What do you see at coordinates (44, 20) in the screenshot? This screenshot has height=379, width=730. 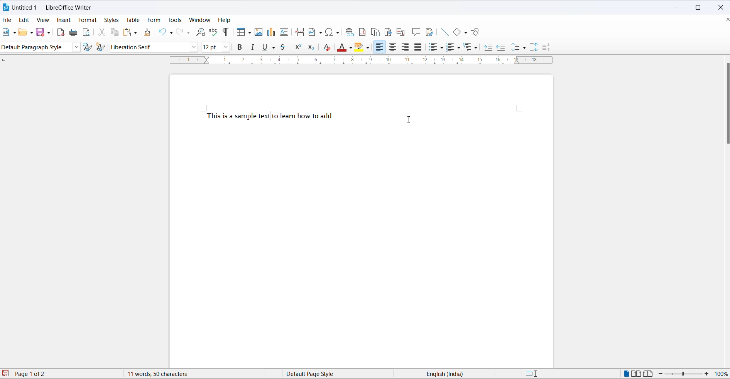 I see `view` at bounding box center [44, 20].